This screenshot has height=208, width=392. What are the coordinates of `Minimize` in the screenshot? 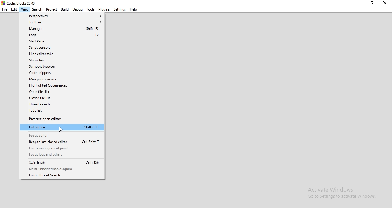 It's located at (358, 4).